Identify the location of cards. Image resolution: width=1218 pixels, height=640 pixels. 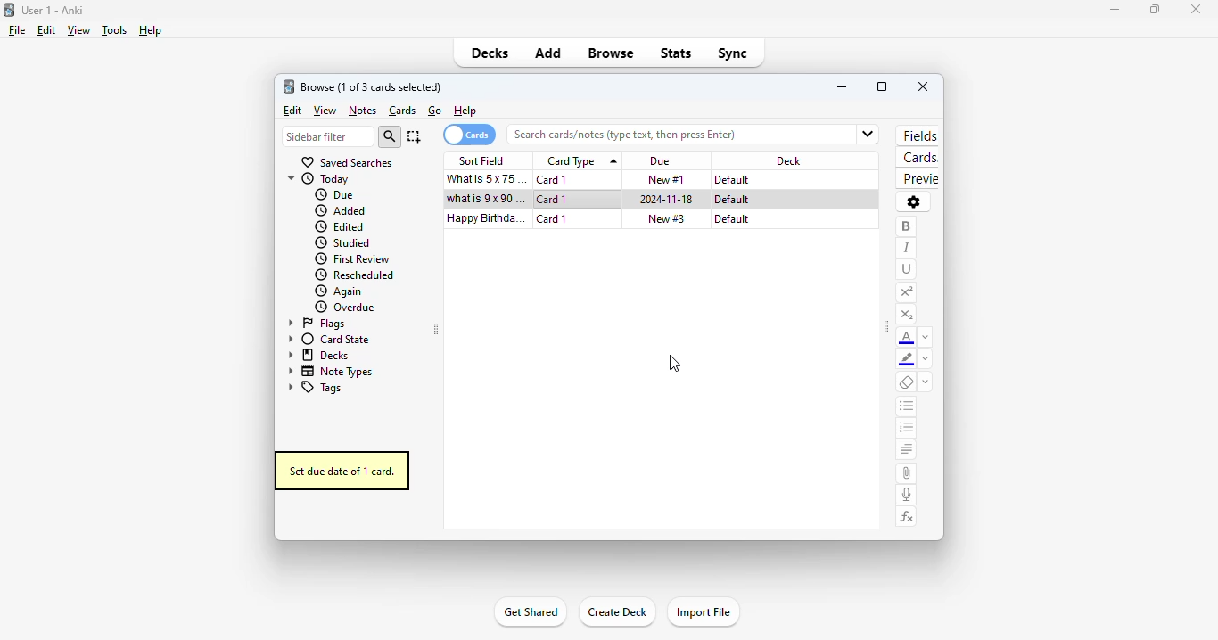
(918, 157).